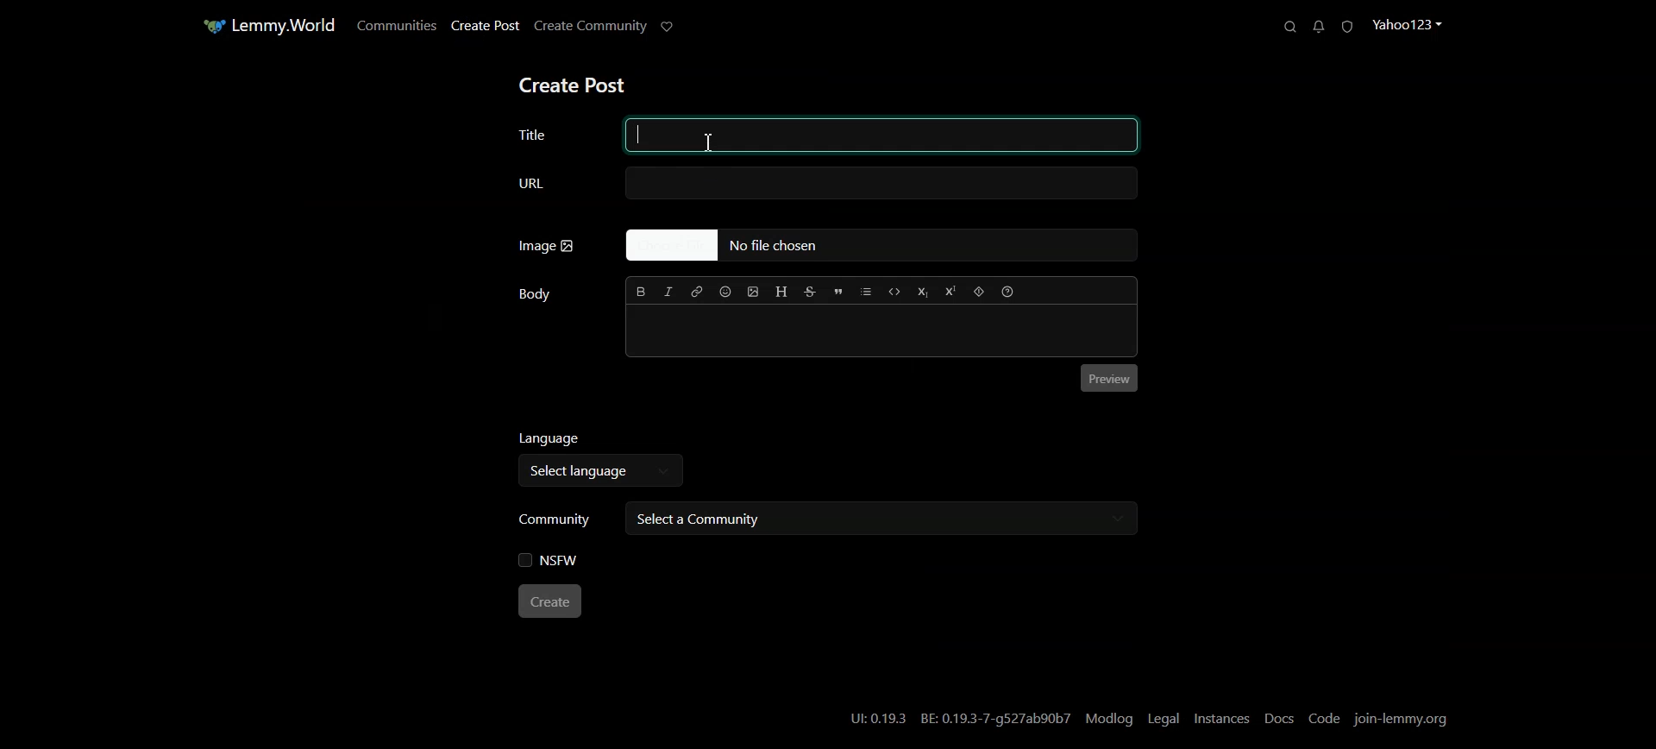 This screenshot has height=749, width=1656. Describe the element at coordinates (710, 144) in the screenshot. I see `Text cursor` at that location.